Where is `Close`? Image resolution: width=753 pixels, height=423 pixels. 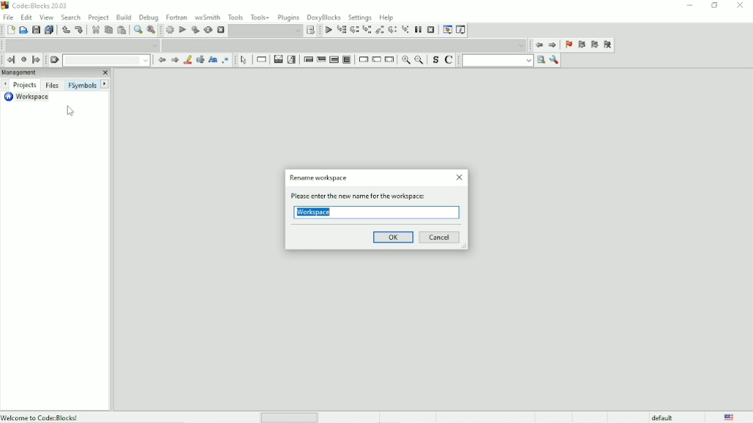
Close is located at coordinates (741, 6).